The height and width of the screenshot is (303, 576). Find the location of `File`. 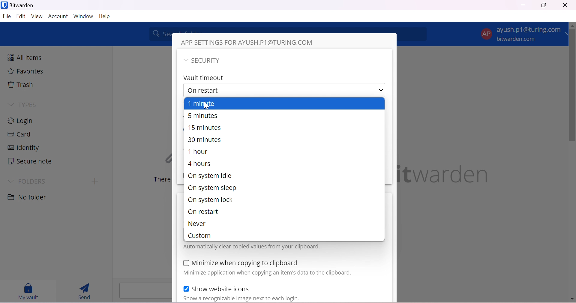

File is located at coordinates (7, 17).